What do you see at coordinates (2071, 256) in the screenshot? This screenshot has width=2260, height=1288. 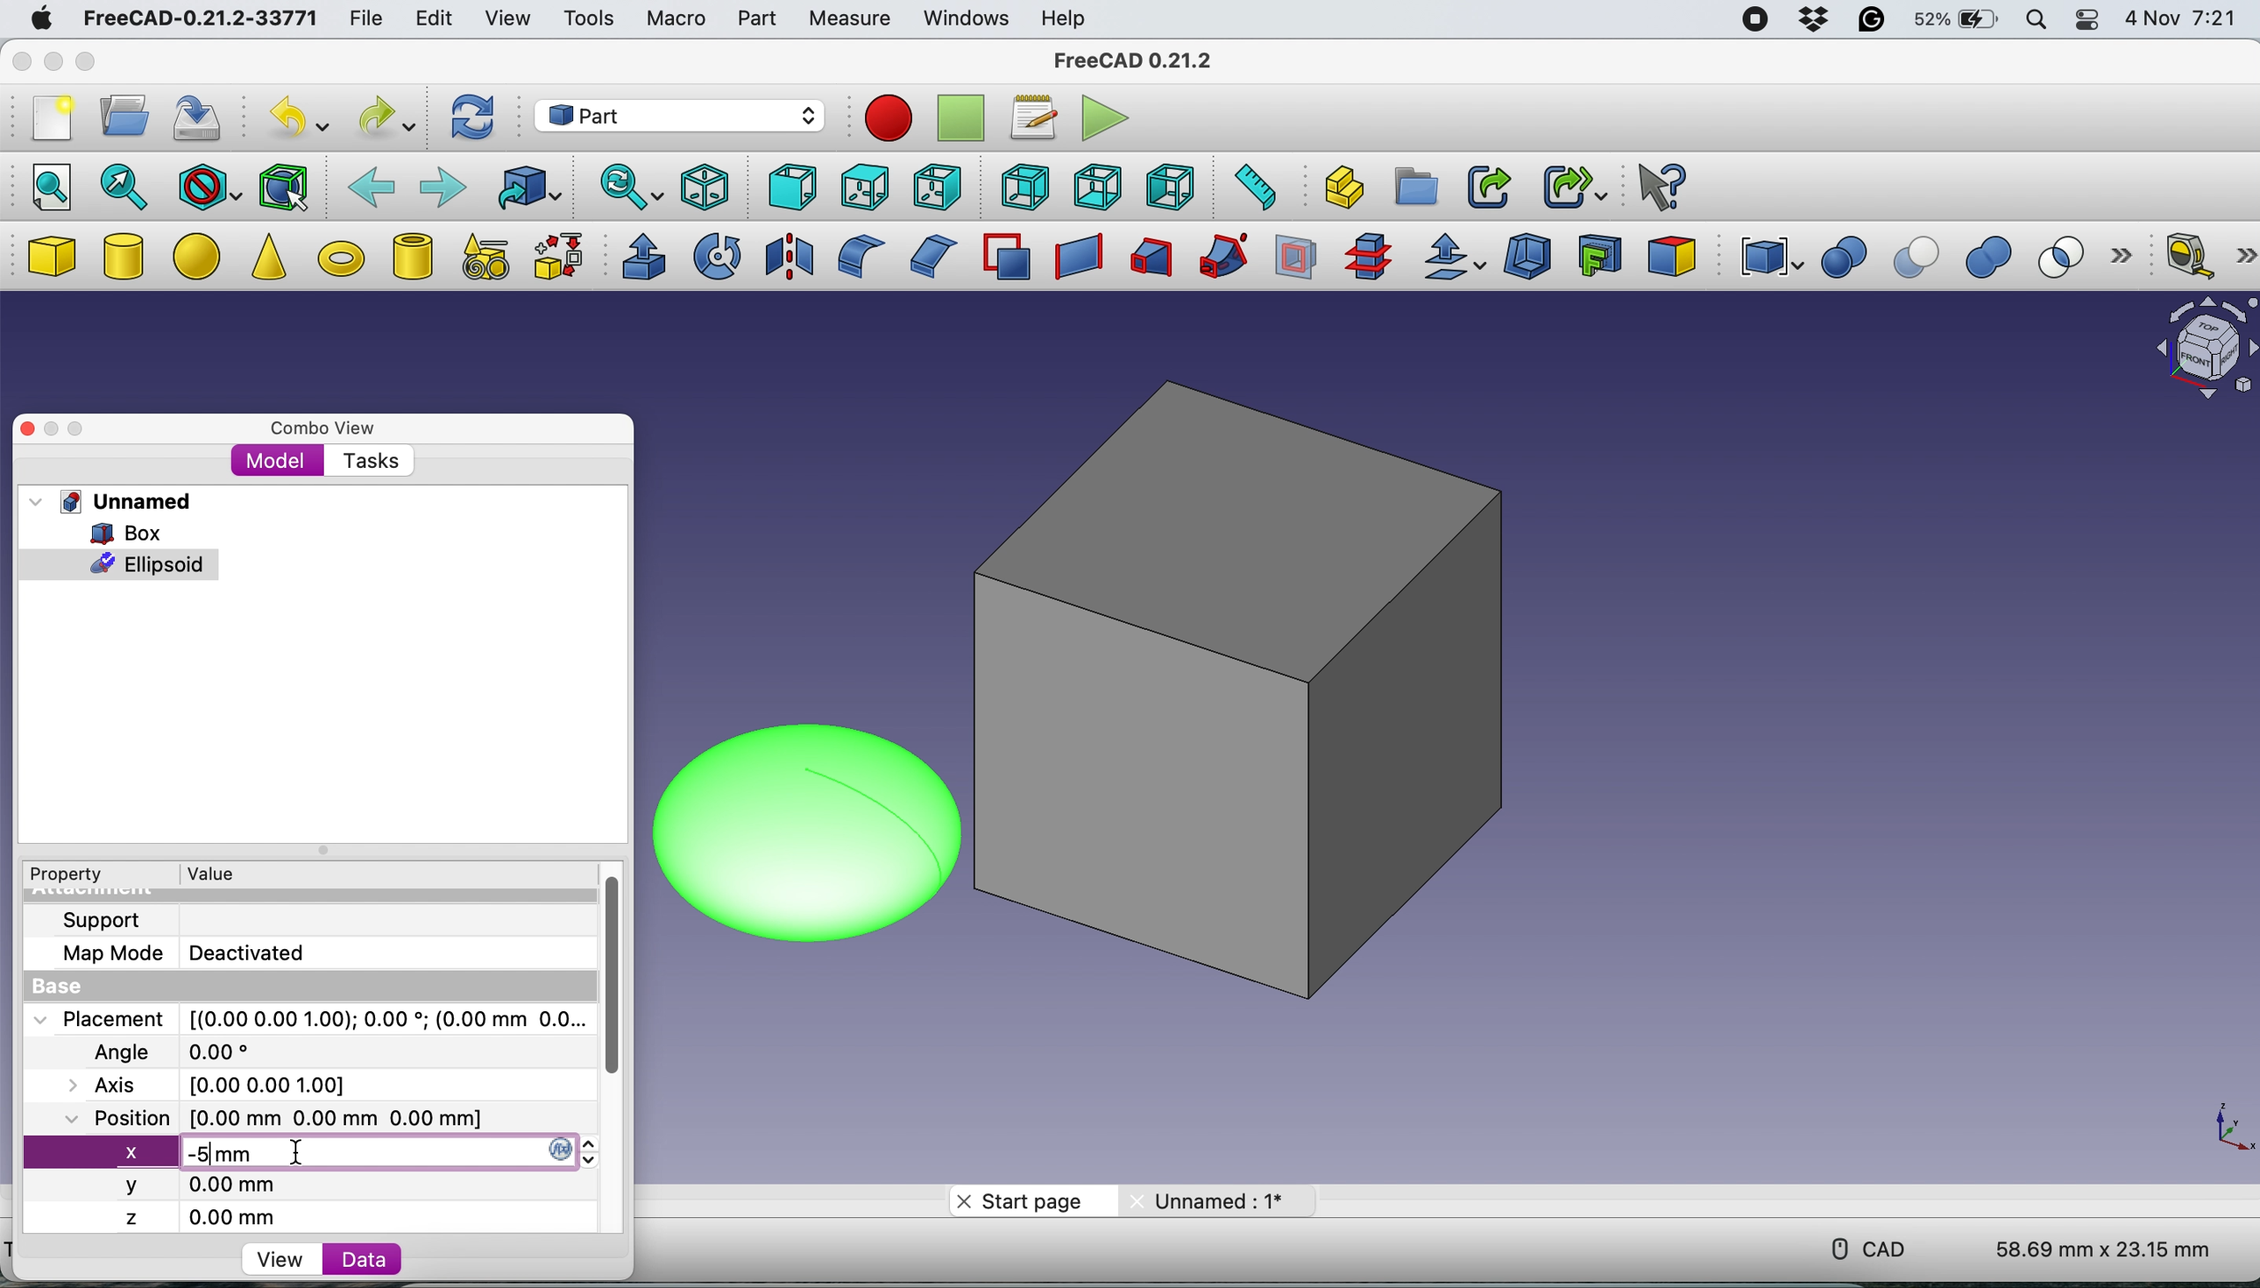 I see `intersection` at bounding box center [2071, 256].